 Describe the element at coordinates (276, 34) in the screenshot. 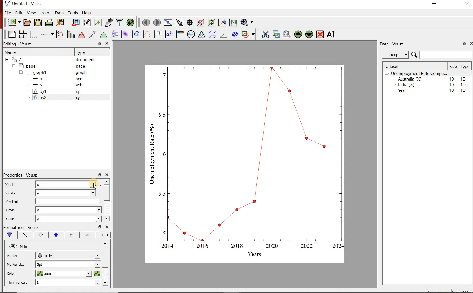

I see `copy the widgets` at that location.